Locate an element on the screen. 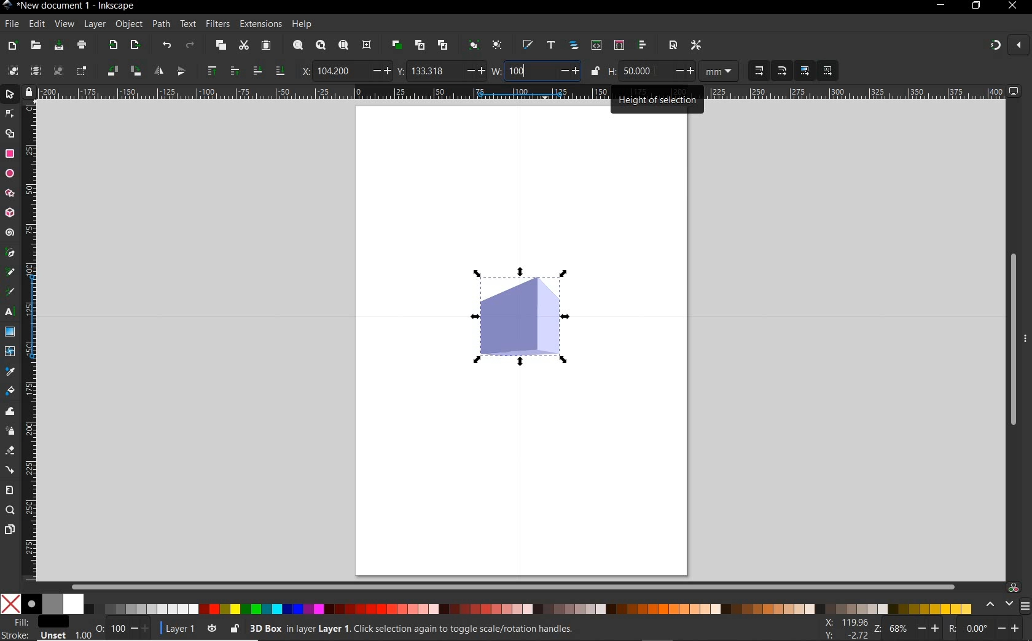  y is located at coordinates (401, 71).